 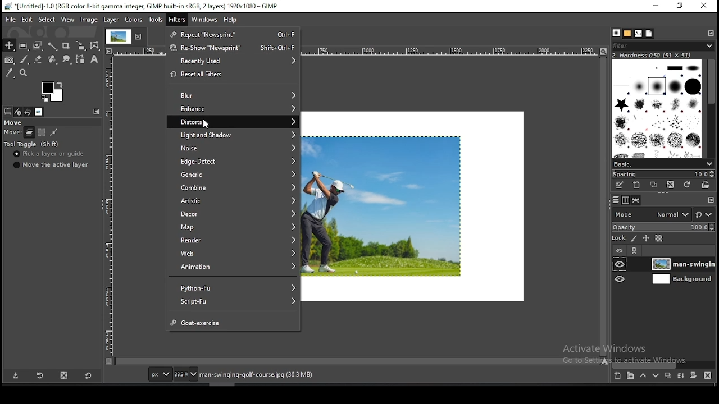 I want to click on hardness 050 (51x51), so click(x=656, y=56).